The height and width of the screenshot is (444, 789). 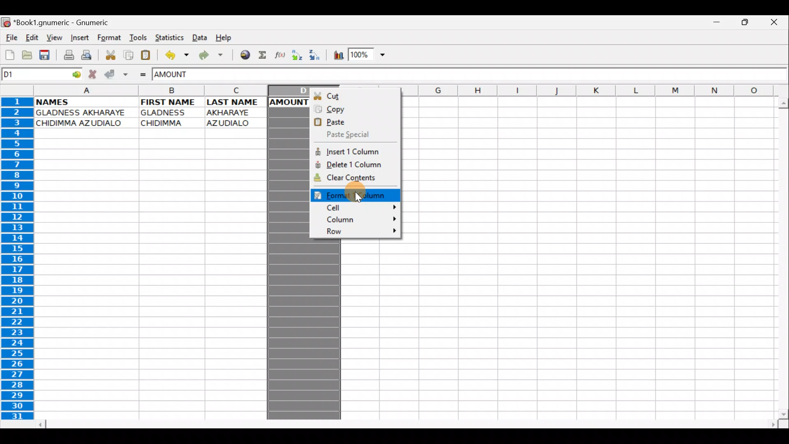 What do you see at coordinates (83, 123) in the screenshot?
I see `CHIDIMMA AZUDIALO` at bounding box center [83, 123].